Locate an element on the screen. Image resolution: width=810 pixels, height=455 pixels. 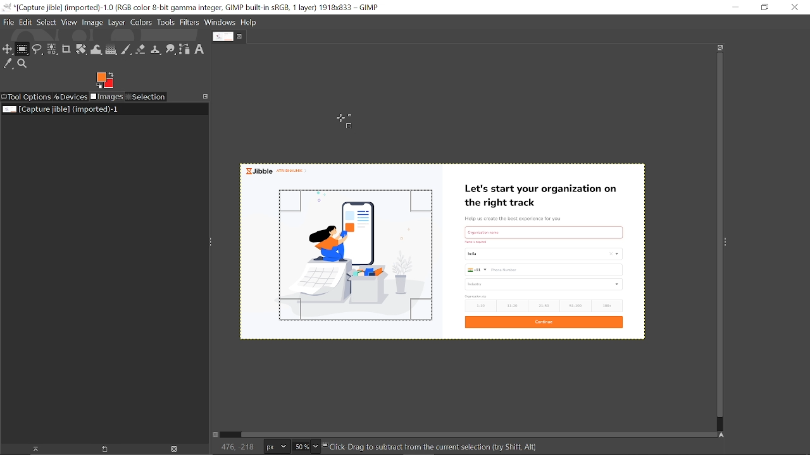
text is located at coordinates (544, 231).